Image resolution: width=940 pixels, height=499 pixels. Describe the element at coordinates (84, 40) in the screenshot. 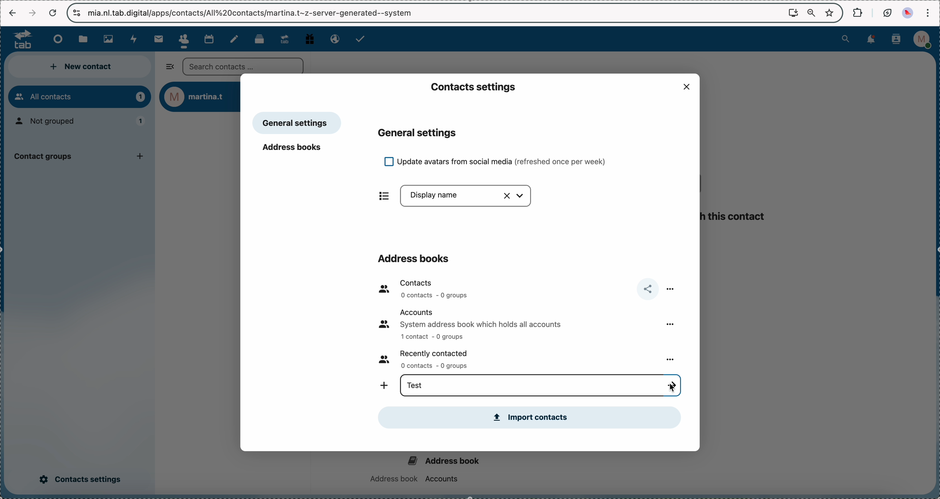

I see `files` at that location.